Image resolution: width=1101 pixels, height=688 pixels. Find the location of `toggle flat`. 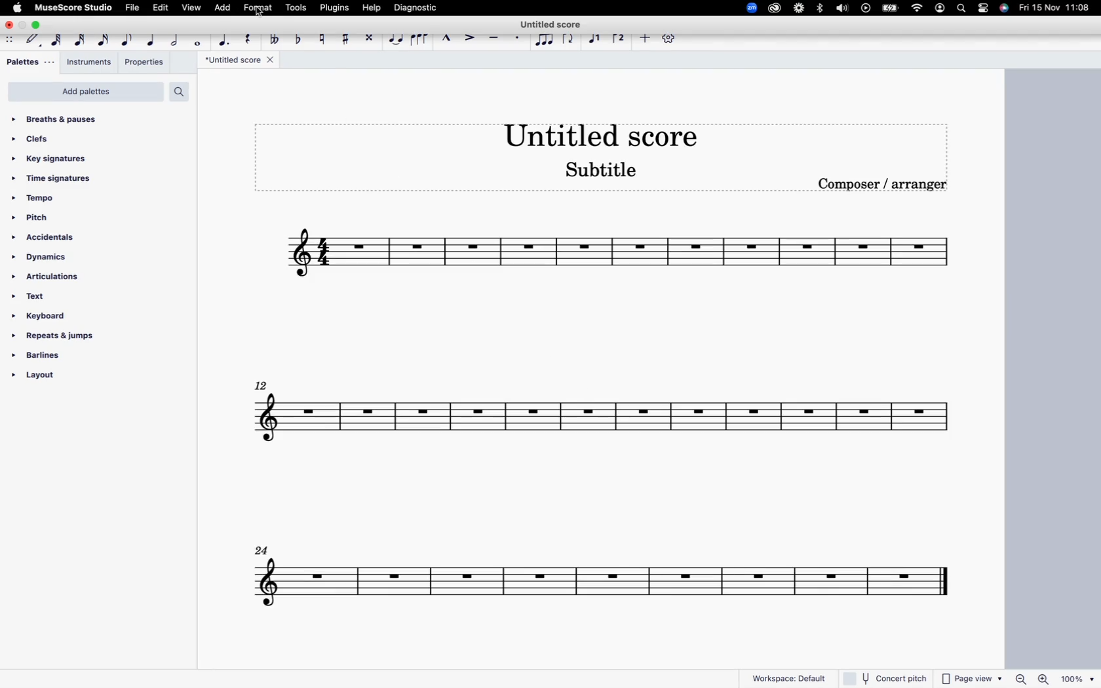

toggle flat is located at coordinates (298, 39).